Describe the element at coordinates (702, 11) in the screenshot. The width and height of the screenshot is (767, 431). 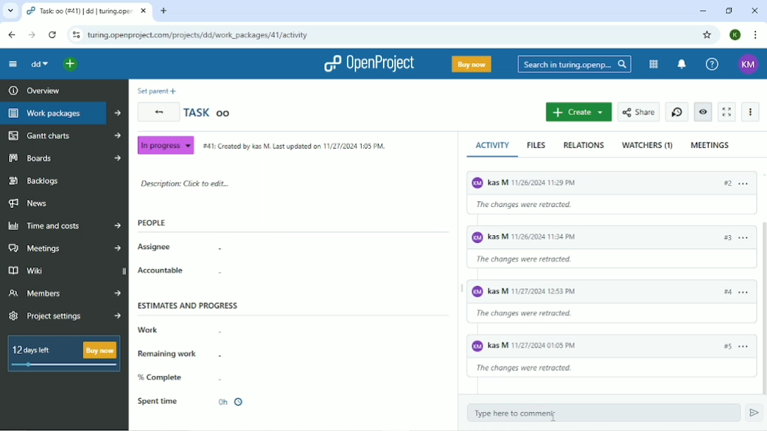
I see `Minimize` at that location.